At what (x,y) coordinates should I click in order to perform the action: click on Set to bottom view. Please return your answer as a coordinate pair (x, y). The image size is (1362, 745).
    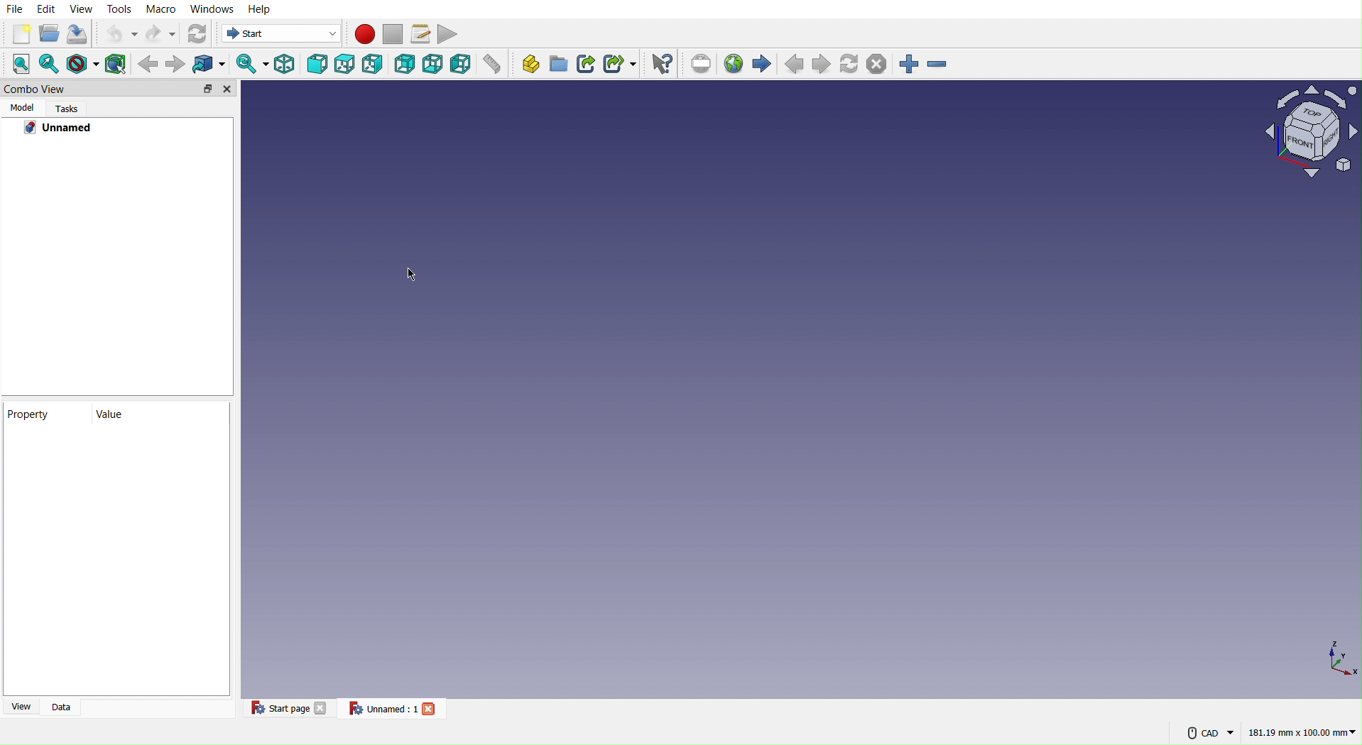
    Looking at the image, I should click on (434, 64).